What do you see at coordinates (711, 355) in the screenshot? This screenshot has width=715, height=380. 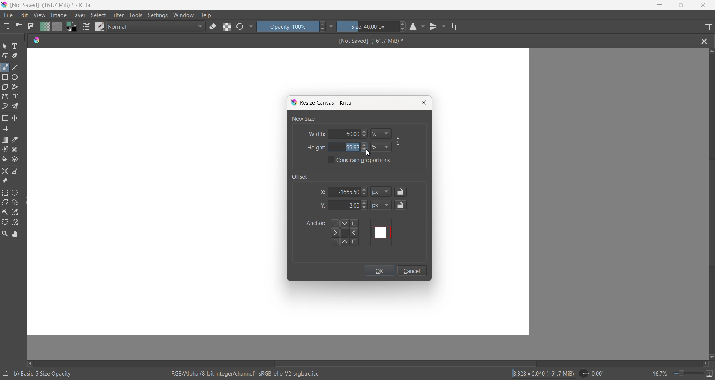 I see `scroll down button` at bounding box center [711, 355].